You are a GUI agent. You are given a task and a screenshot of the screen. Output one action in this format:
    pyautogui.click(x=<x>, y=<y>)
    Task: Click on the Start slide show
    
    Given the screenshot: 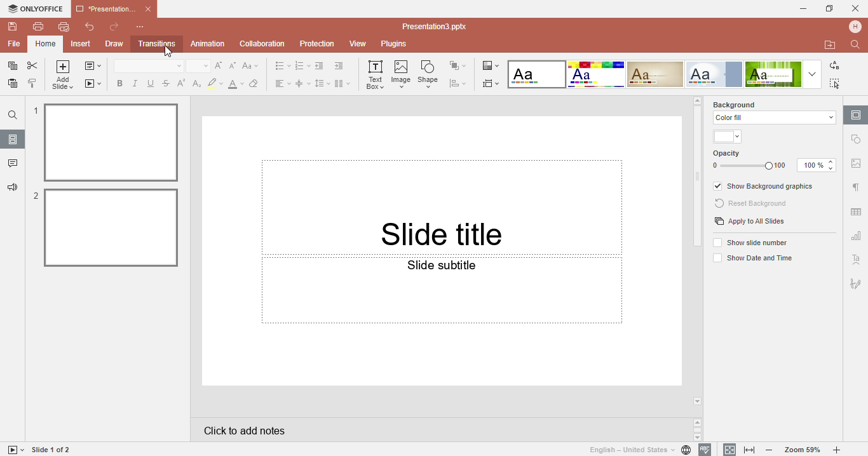 What is the action you would take?
    pyautogui.click(x=13, y=450)
    